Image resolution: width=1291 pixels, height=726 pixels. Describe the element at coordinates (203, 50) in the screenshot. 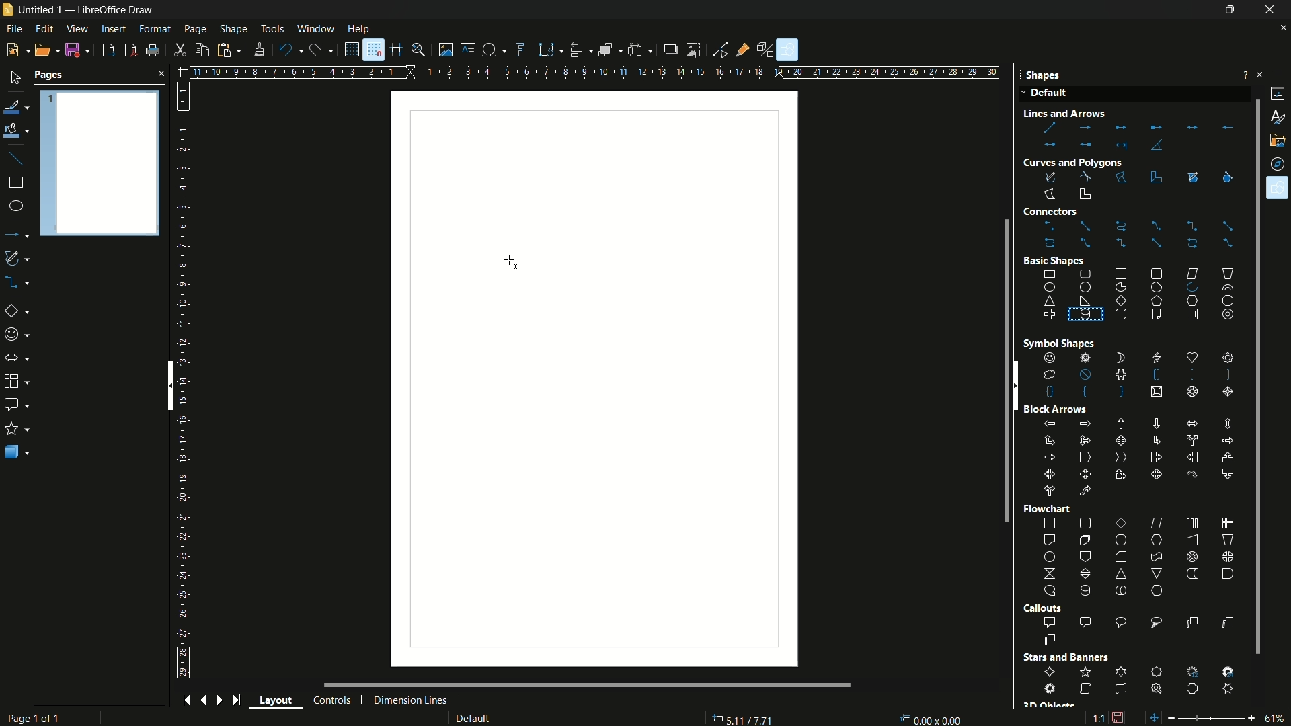

I see `copy` at that location.